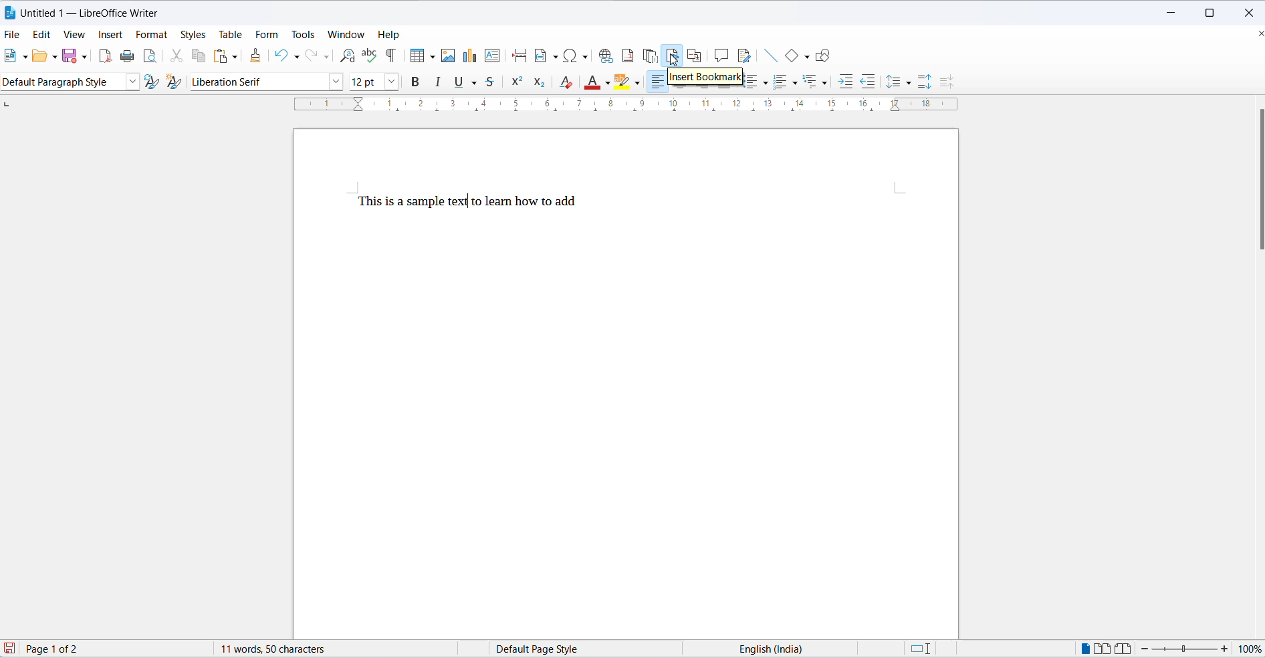 This screenshot has width=1265, height=658. What do you see at coordinates (608, 83) in the screenshot?
I see `font color options` at bounding box center [608, 83].